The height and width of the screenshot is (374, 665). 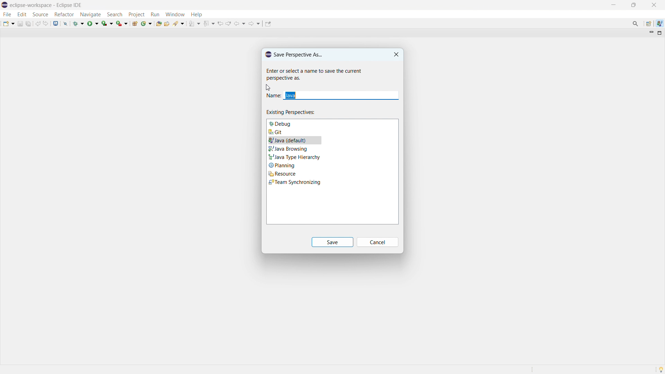 What do you see at coordinates (332, 157) in the screenshot?
I see `Java type hierarchy` at bounding box center [332, 157].